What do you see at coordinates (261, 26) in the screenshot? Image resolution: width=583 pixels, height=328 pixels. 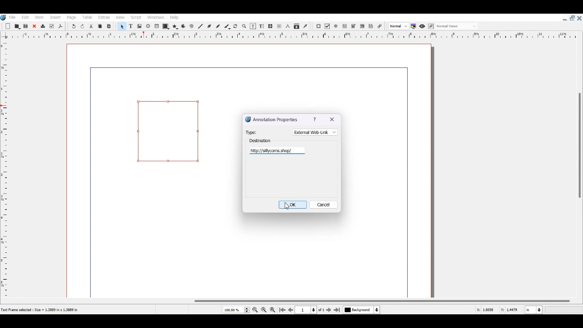 I see `Edit Text` at bounding box center [261, 26].